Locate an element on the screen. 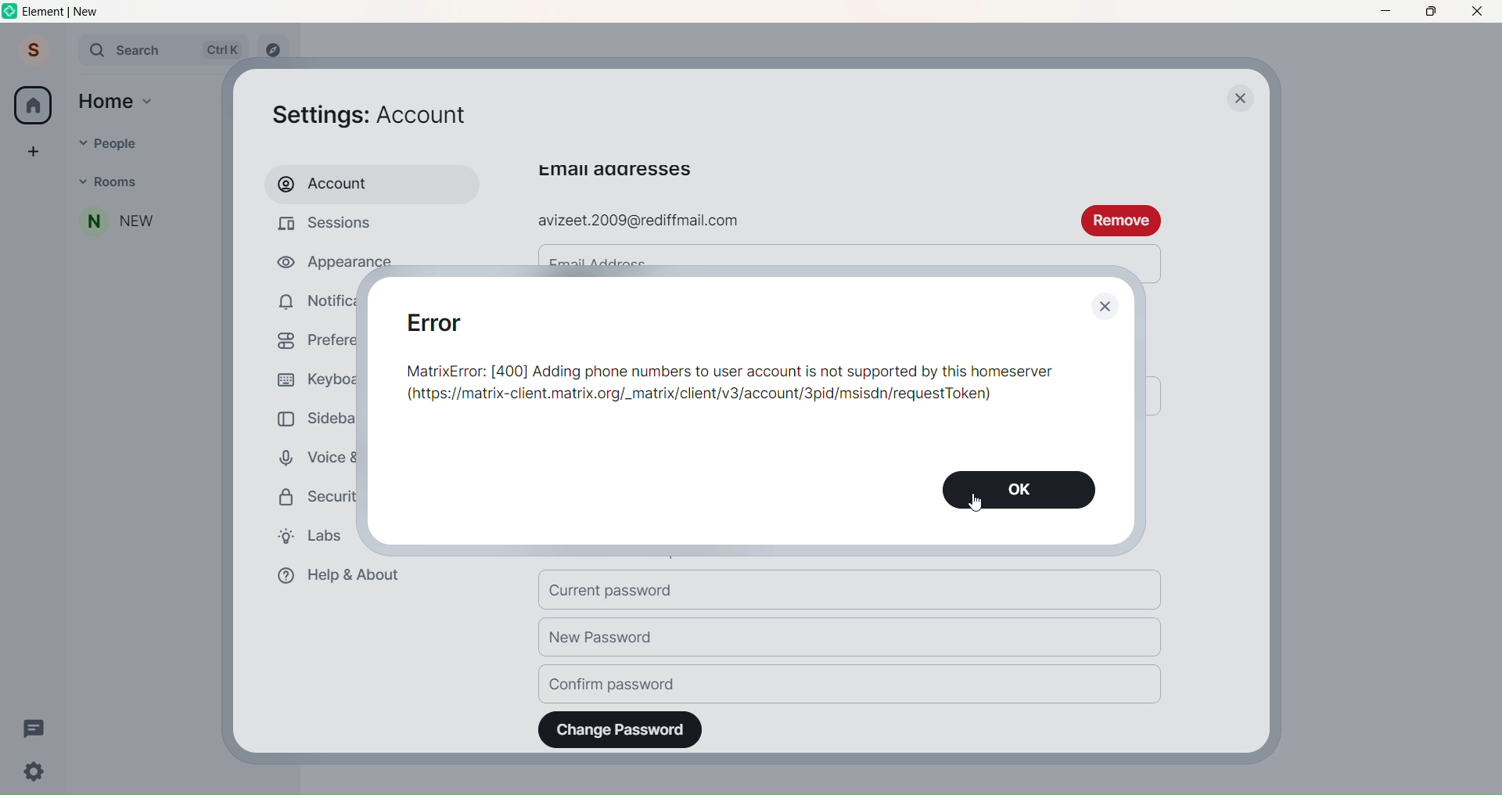  Dropdown is located at coordinates (78, 142).